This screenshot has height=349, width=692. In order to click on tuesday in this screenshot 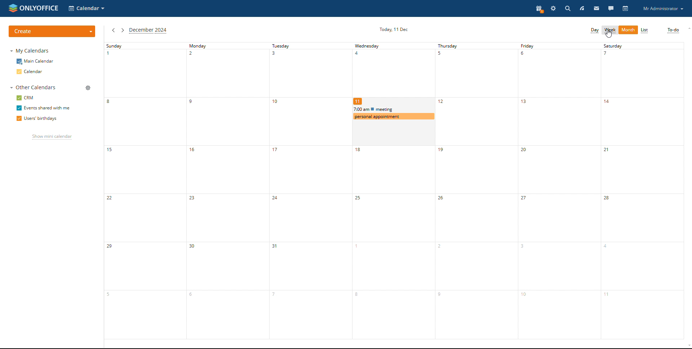, I will do `click(310, 190)`.